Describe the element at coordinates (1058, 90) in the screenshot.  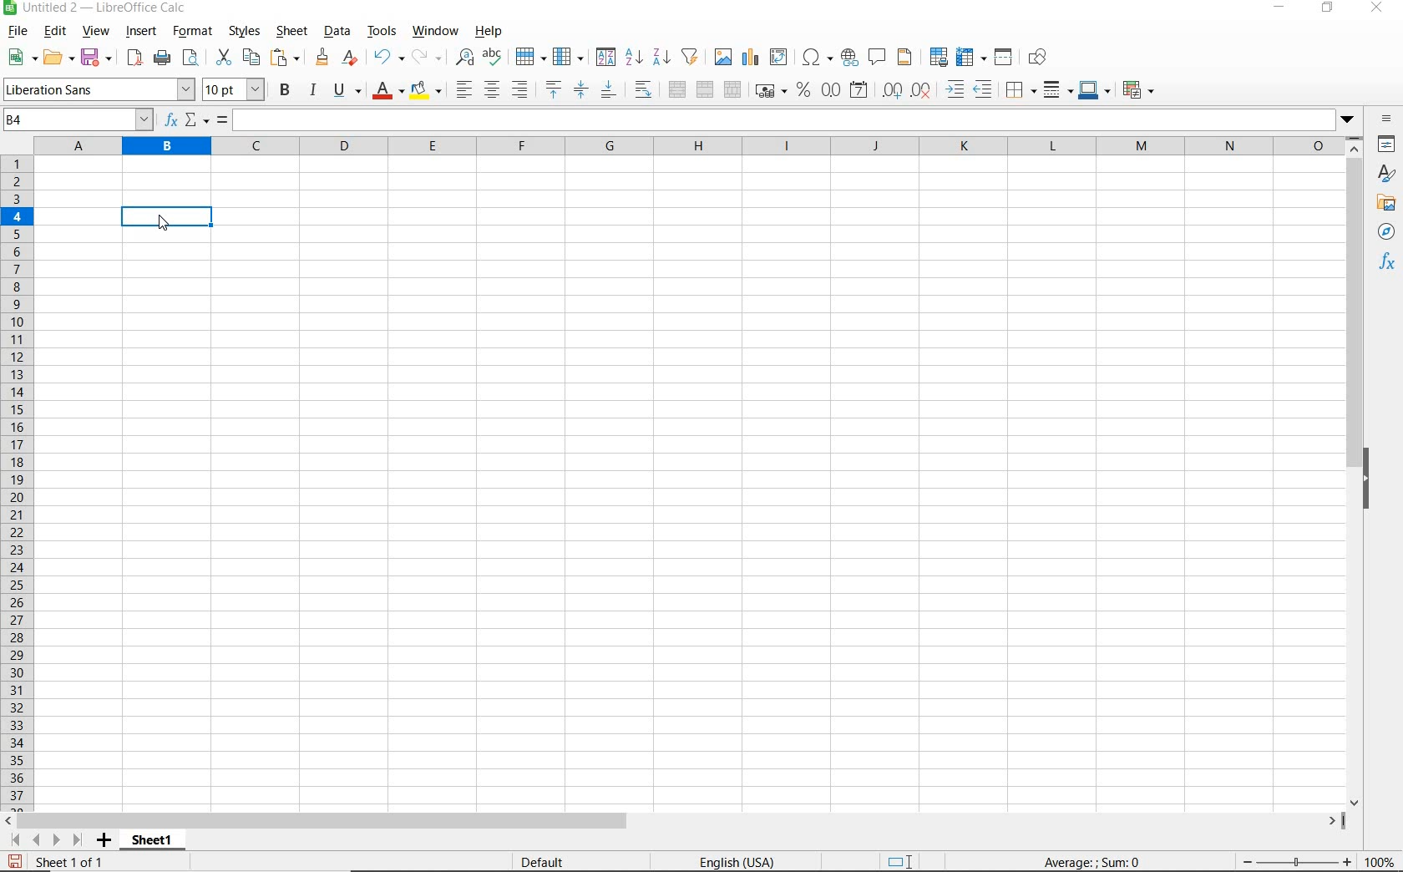
I see `border style` at that location.